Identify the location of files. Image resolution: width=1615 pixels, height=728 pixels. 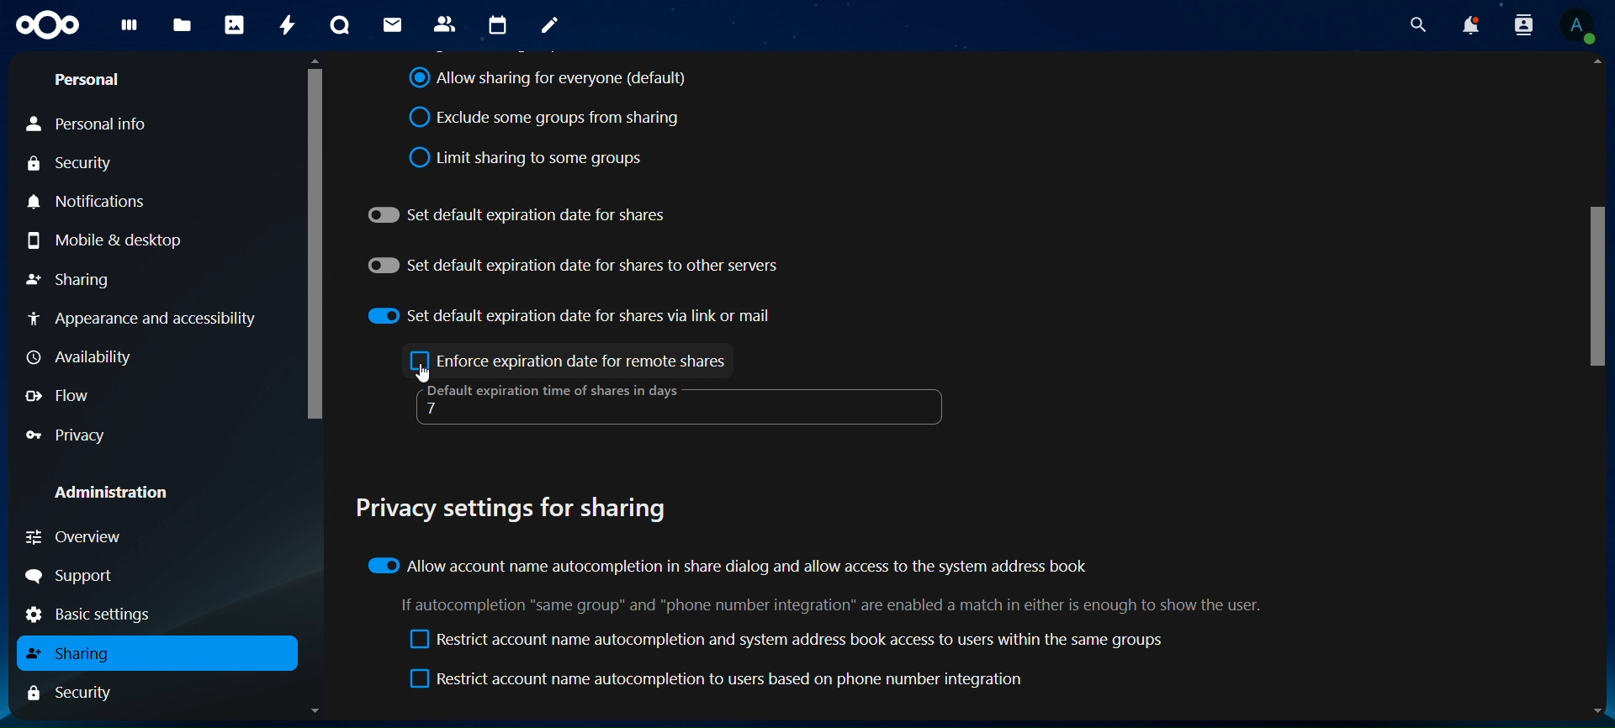
(182, 26).